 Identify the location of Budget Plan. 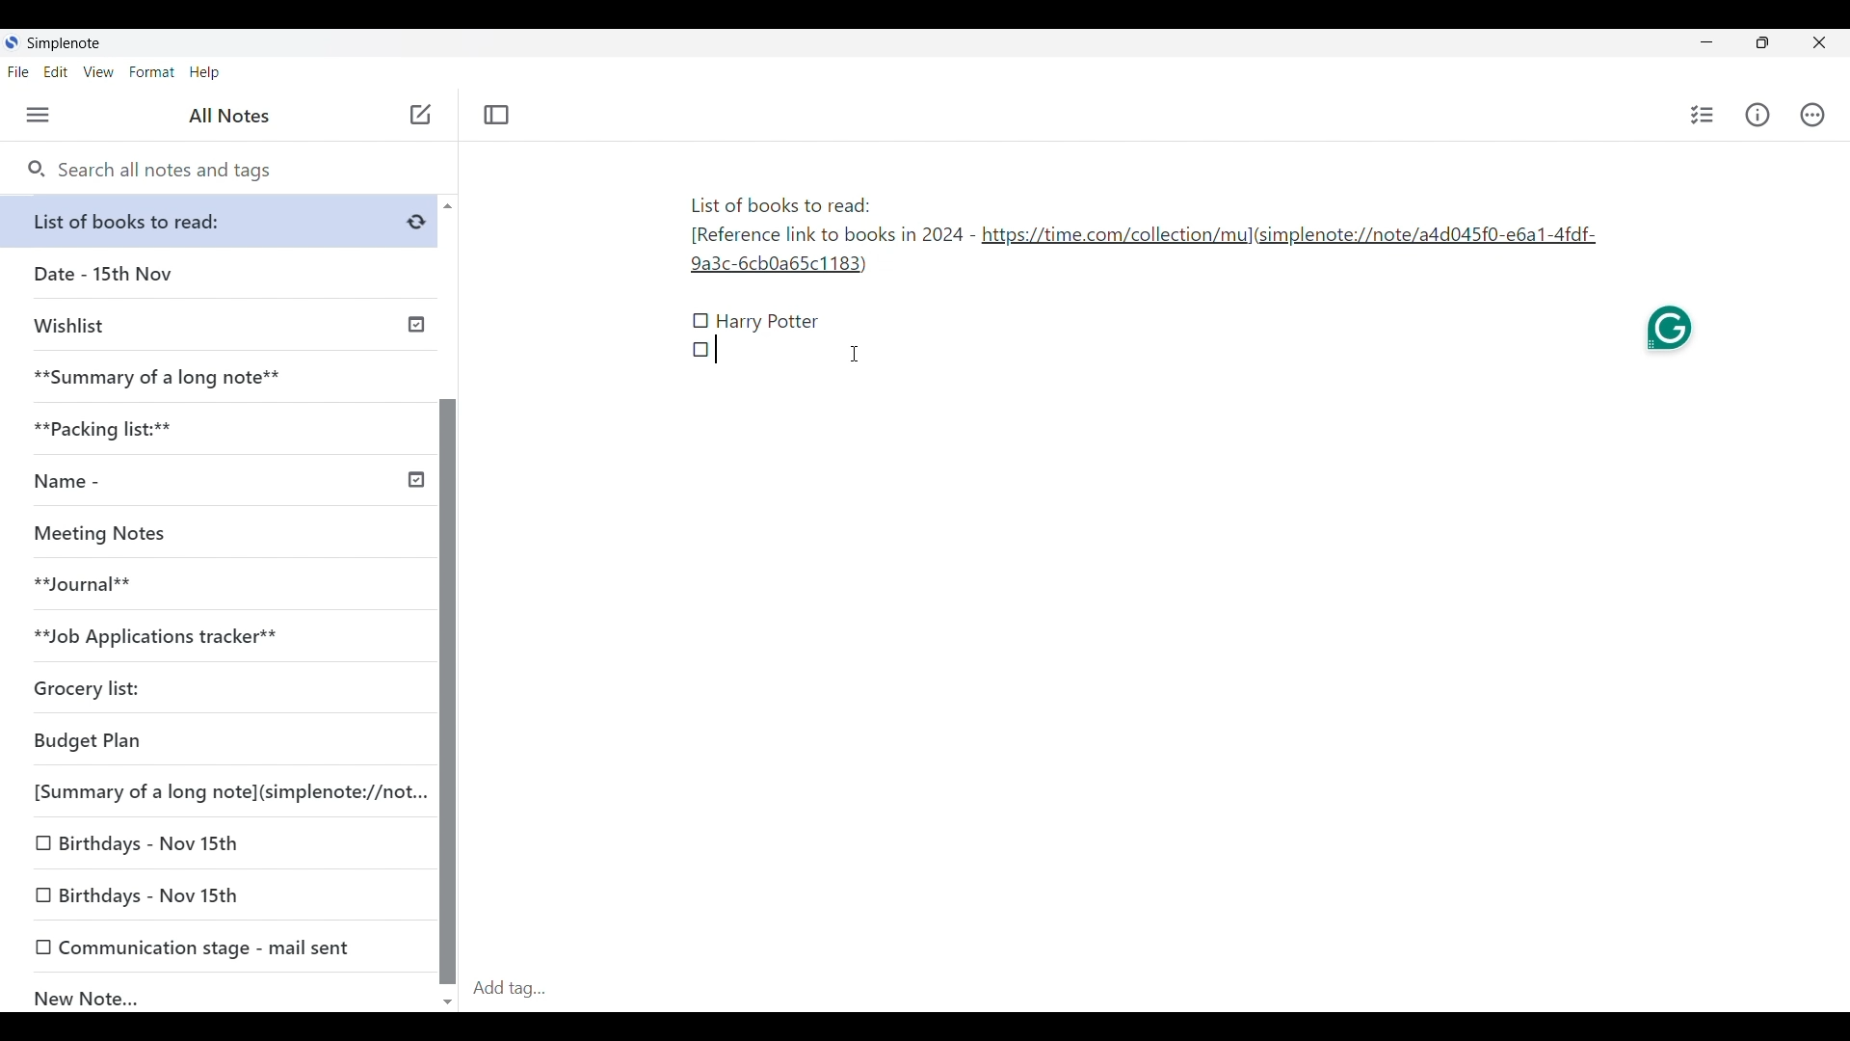
(216, 742).